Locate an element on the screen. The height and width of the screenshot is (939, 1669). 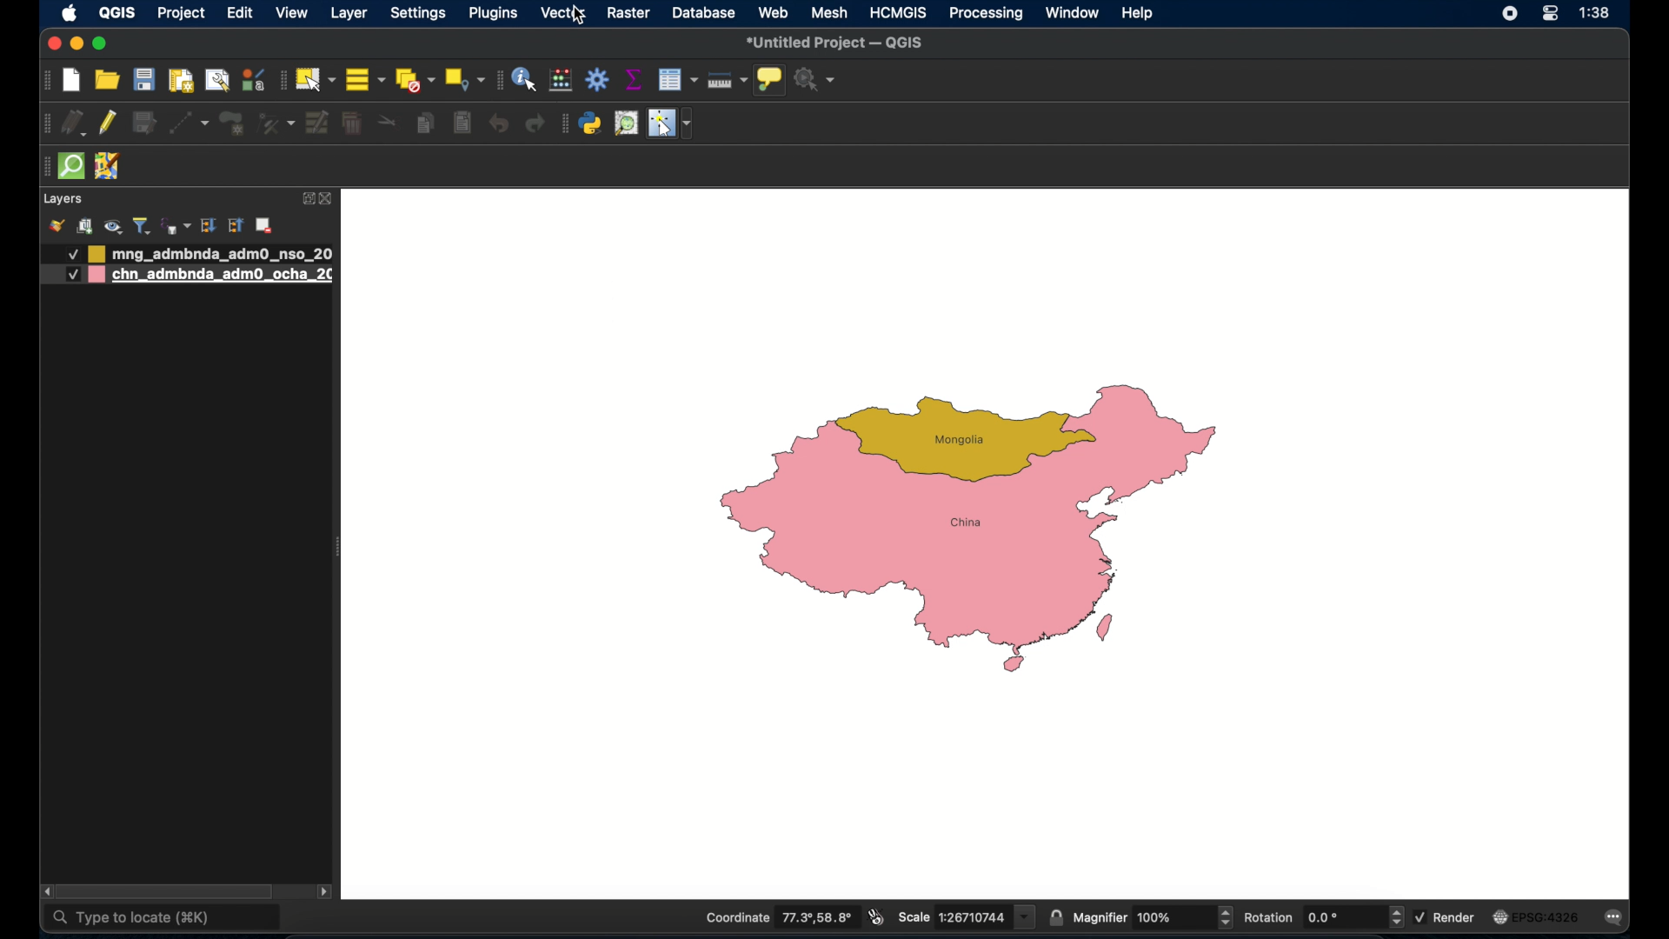
 is located at coordinates (64, 255).